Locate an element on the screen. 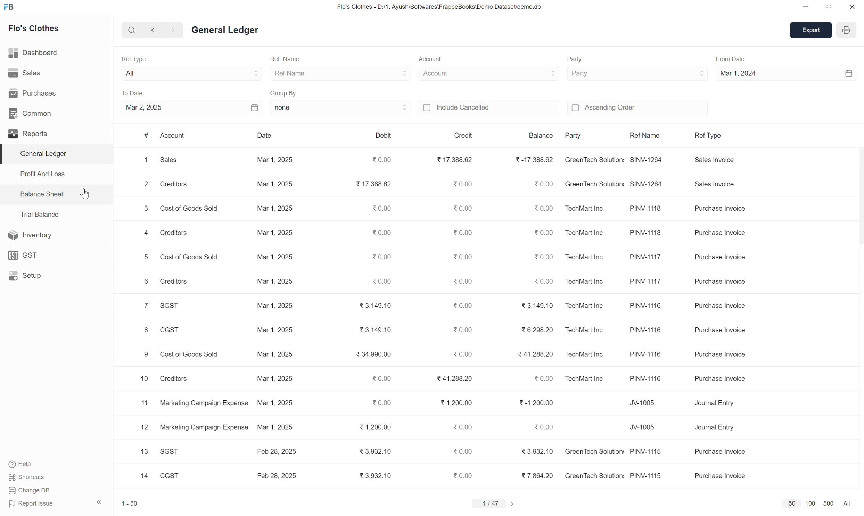  0.00 is located at coordinates (459, 184).